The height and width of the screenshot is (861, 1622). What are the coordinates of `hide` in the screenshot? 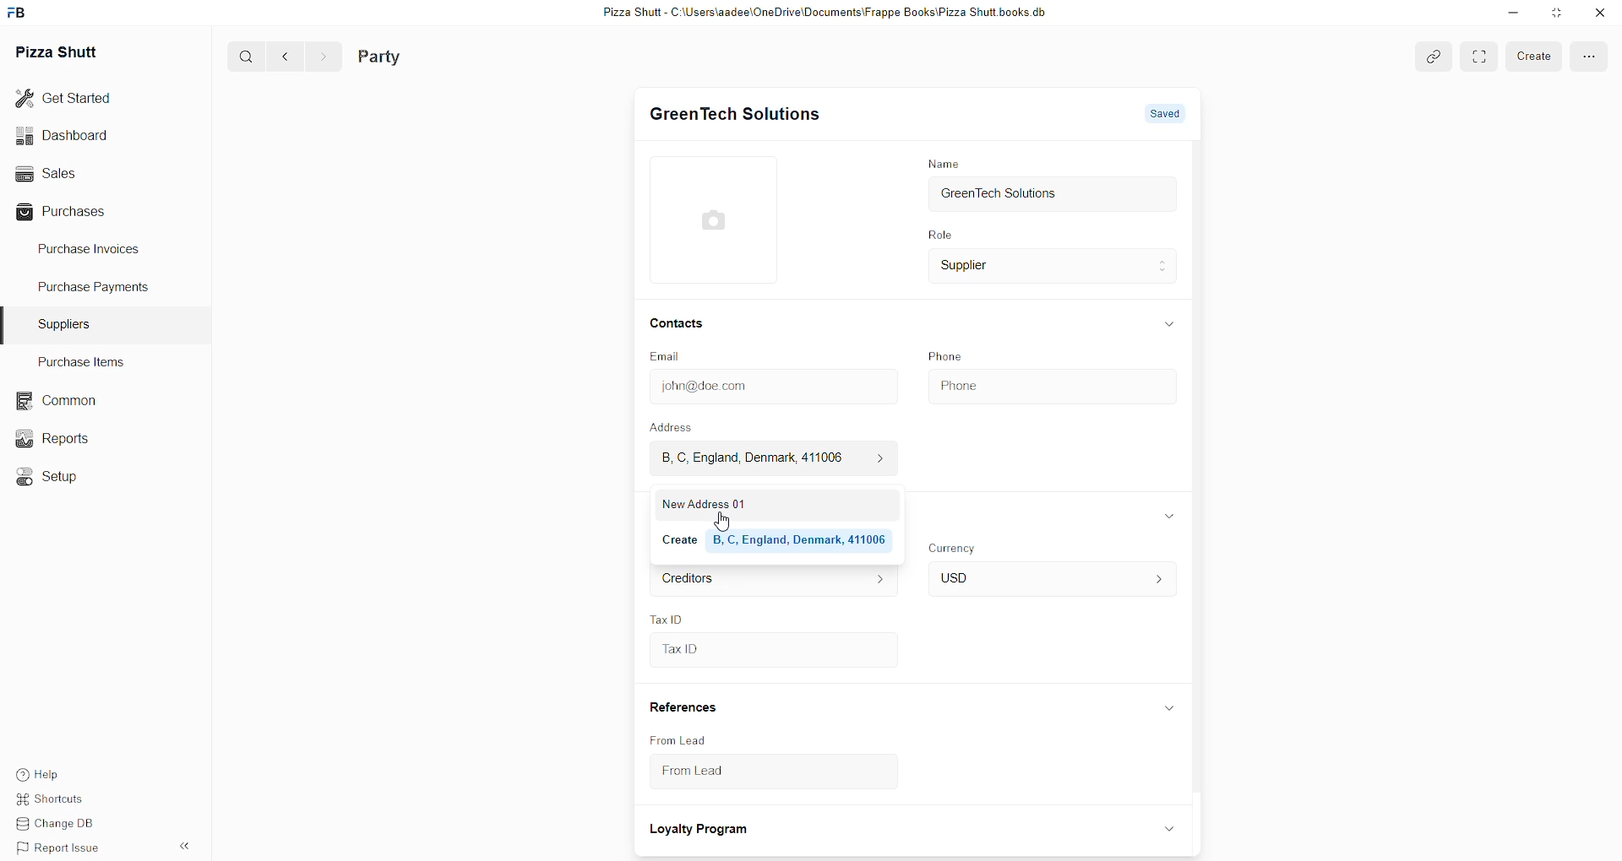 It's located at (1168, 709).